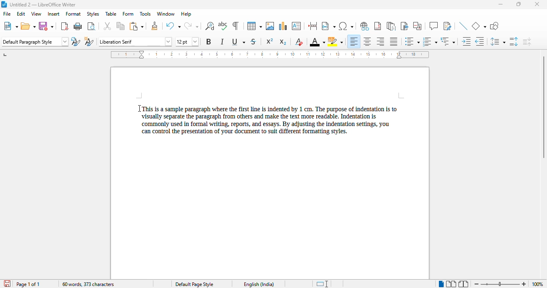 Image resolution: width=547 pixels, height=288 pixels. Describe the element at coordinates (380, 41) in the screenshot. I see `align right` at that location.